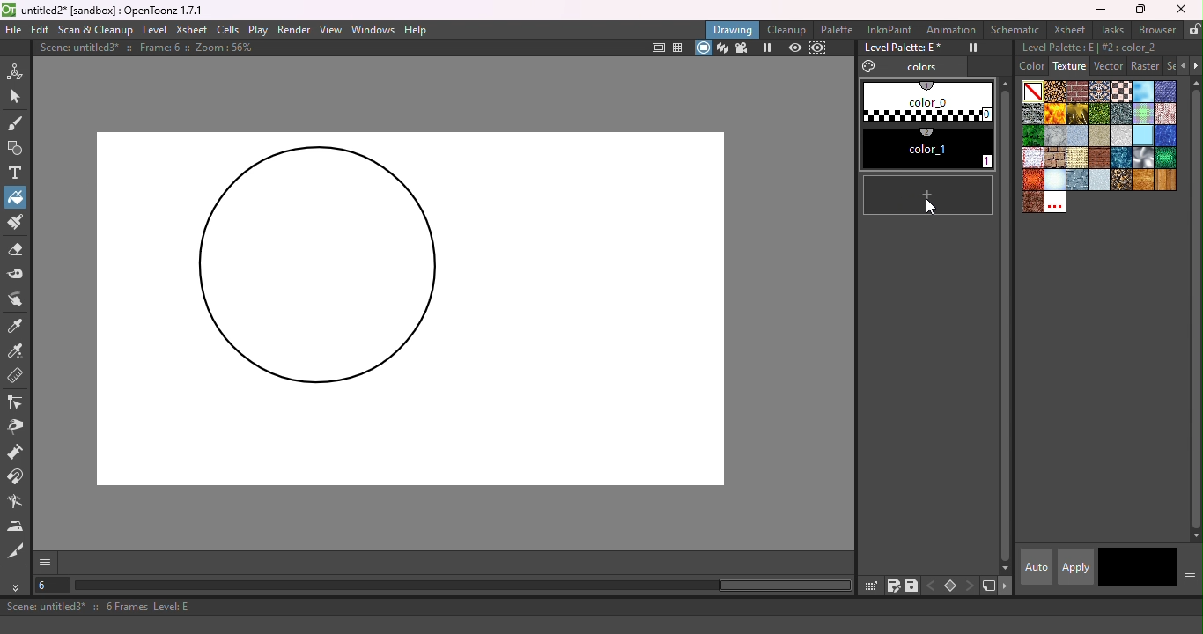 The image size is (1203, 634). What do you see at coordinates (818, 48) in the screenshot?
I see `sub-camera preview` at bounding box center [818, 48].